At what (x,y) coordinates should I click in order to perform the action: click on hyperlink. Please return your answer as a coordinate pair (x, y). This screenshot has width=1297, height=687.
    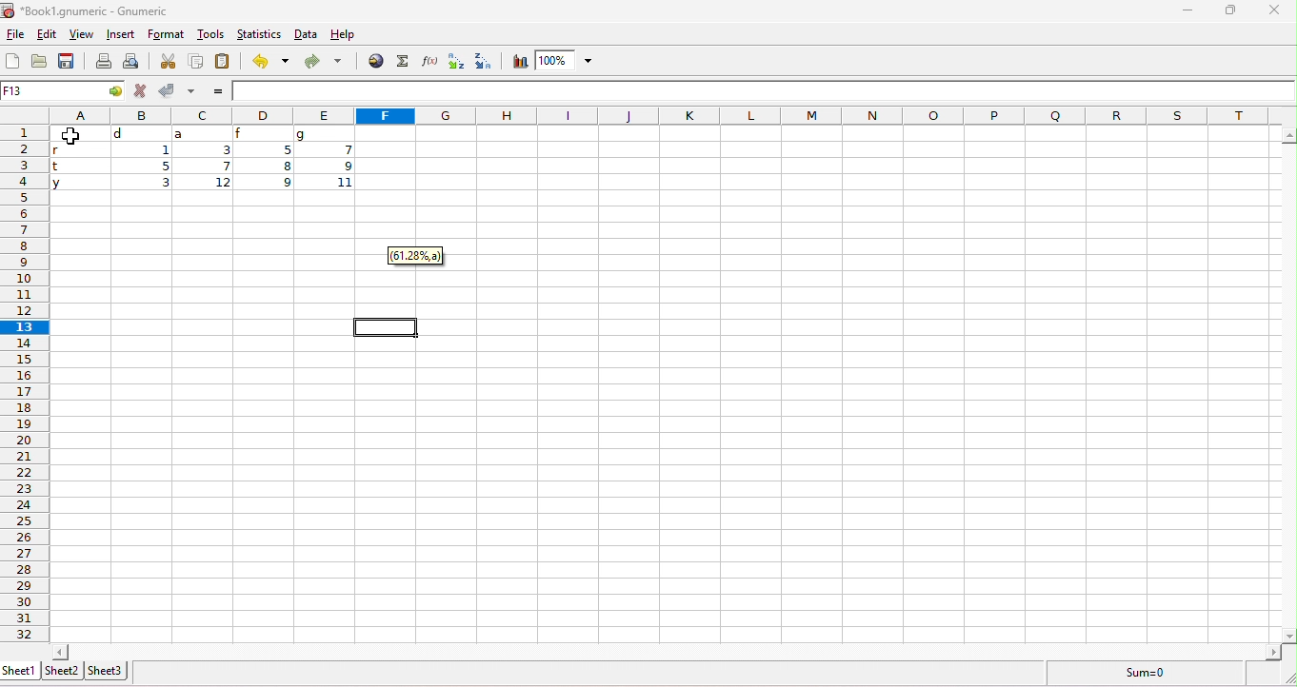
    Looking at the image, I should click on (373, 60).